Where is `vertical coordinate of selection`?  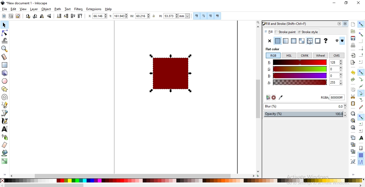 vertical coordinate of selection is located at coordinates (111, 16).